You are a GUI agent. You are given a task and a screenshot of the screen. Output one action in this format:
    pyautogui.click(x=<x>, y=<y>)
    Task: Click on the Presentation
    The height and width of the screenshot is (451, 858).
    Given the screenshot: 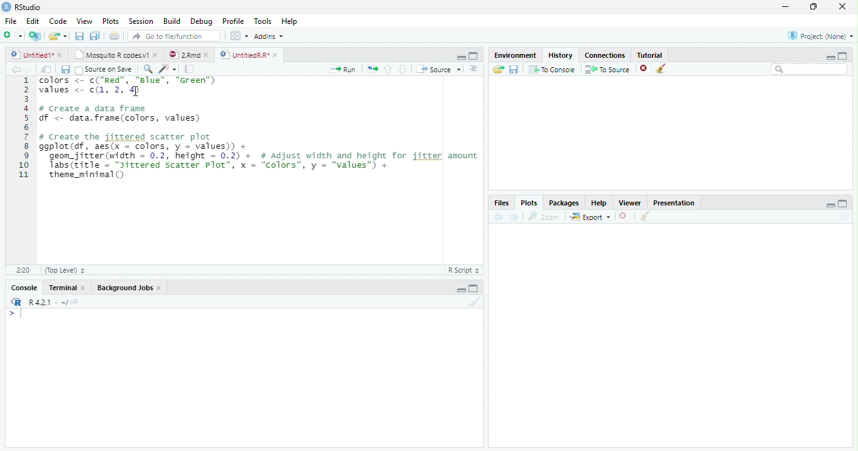 What is the action you would take?
    pyautogui.click(x=673, y=202)
    